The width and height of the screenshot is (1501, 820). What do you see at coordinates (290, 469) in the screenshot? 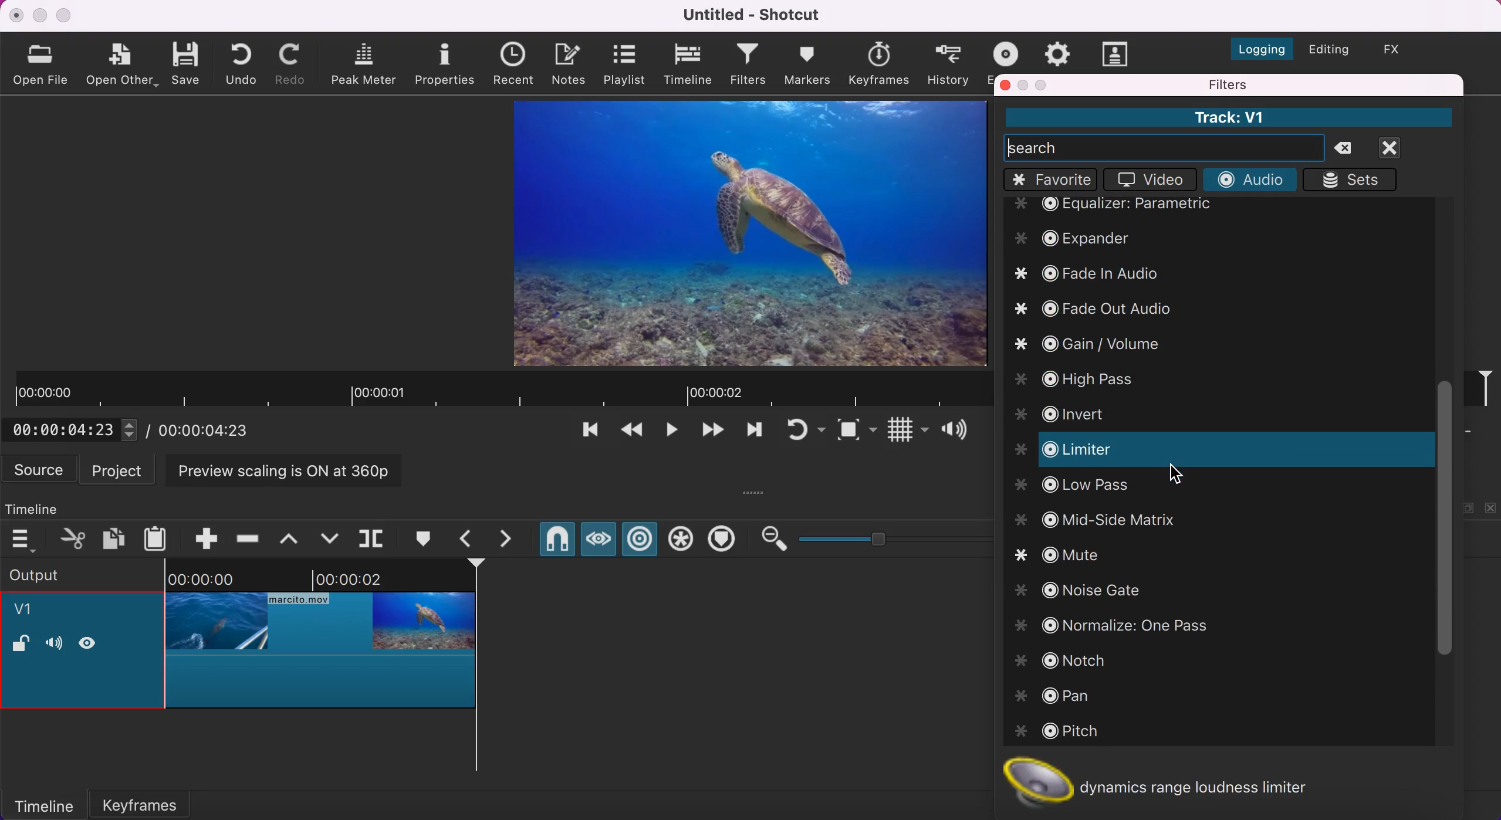
I see `preview scaling is on at 360p` at bounding box center [290, 469].